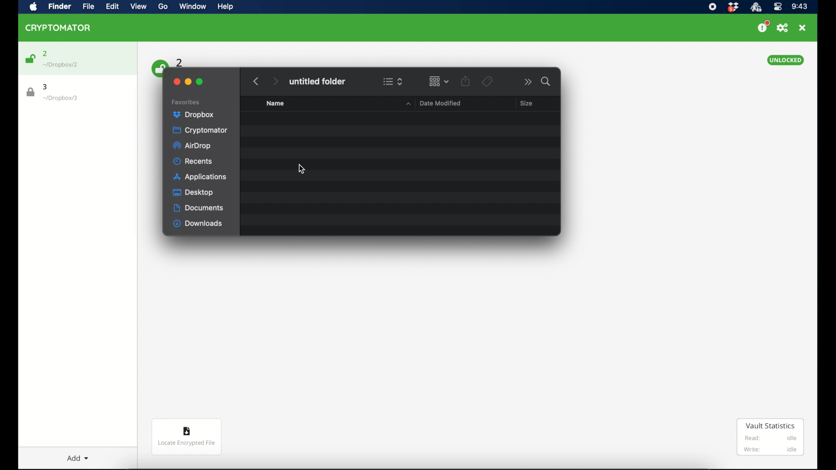 The width and height of the screenshot is (836, 470). I want to click on location, so click(61, 65).